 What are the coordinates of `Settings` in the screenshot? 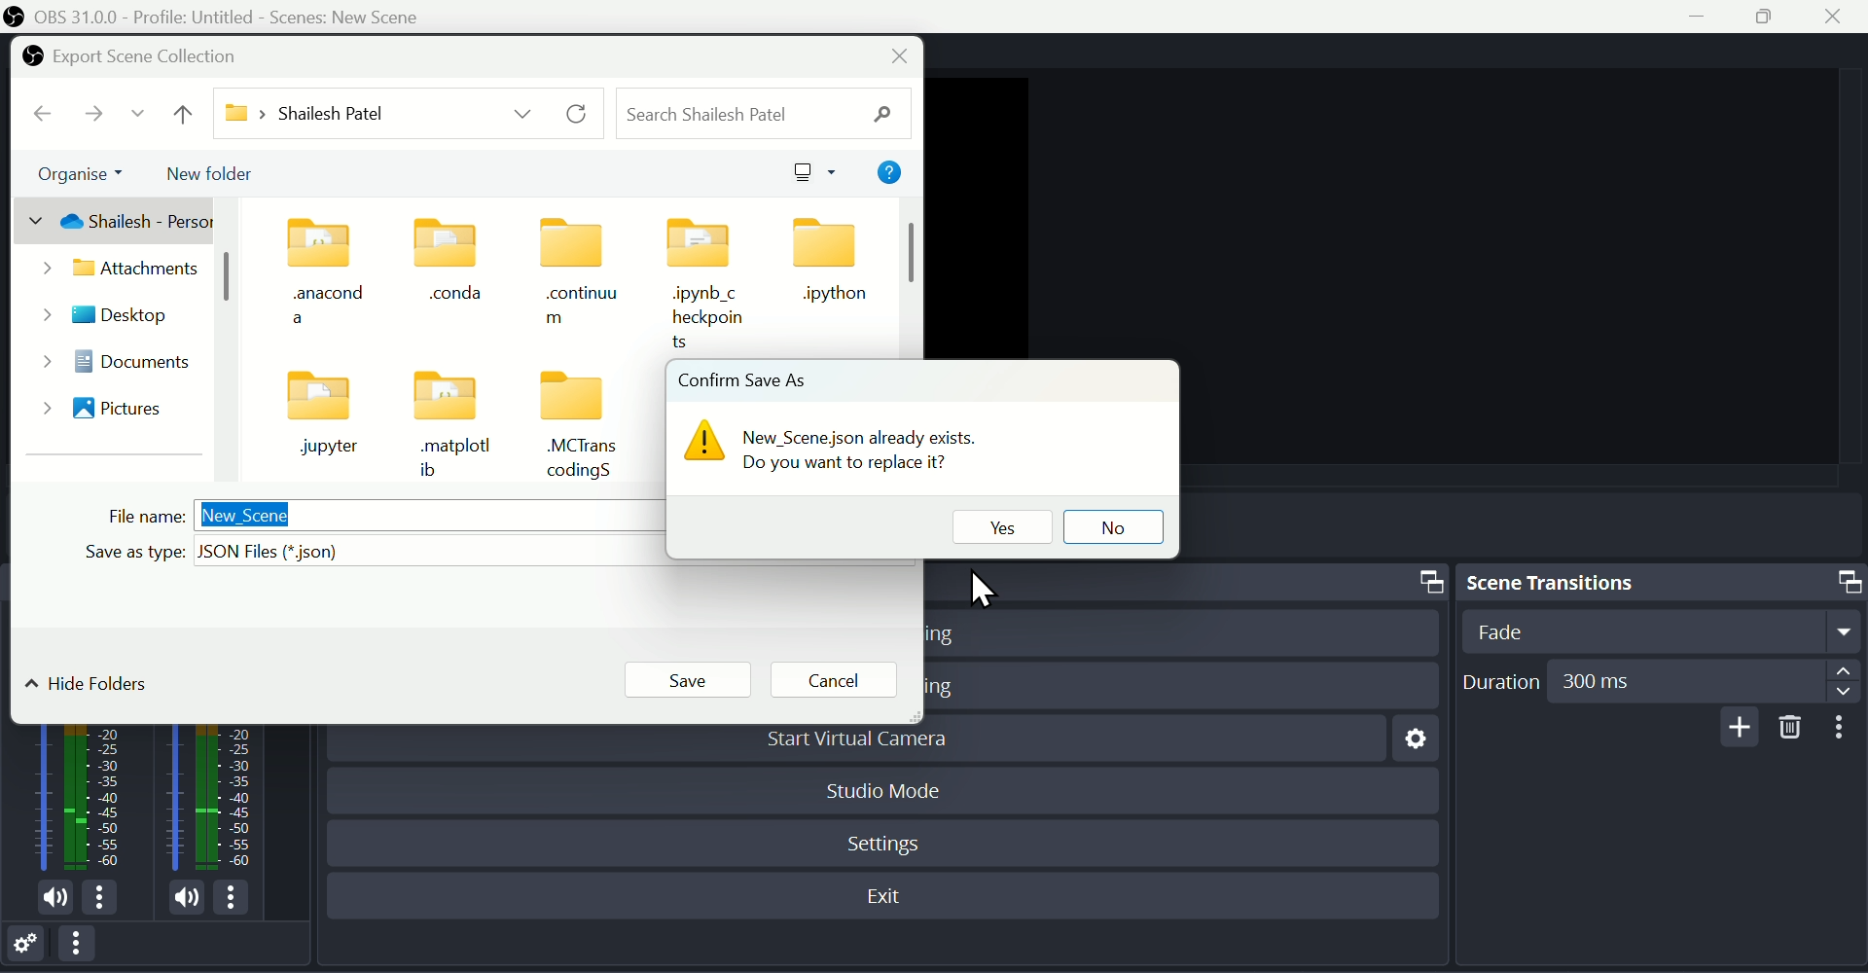 It's located at (1410, 744).